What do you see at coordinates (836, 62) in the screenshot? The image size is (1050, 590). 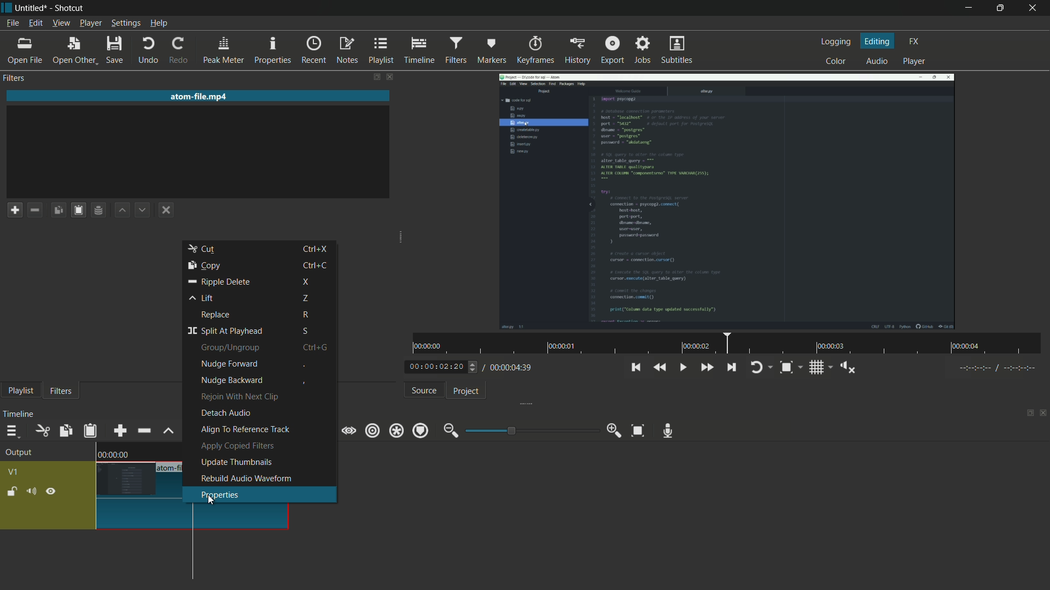 I see `color` at bounding box center [836, 62].